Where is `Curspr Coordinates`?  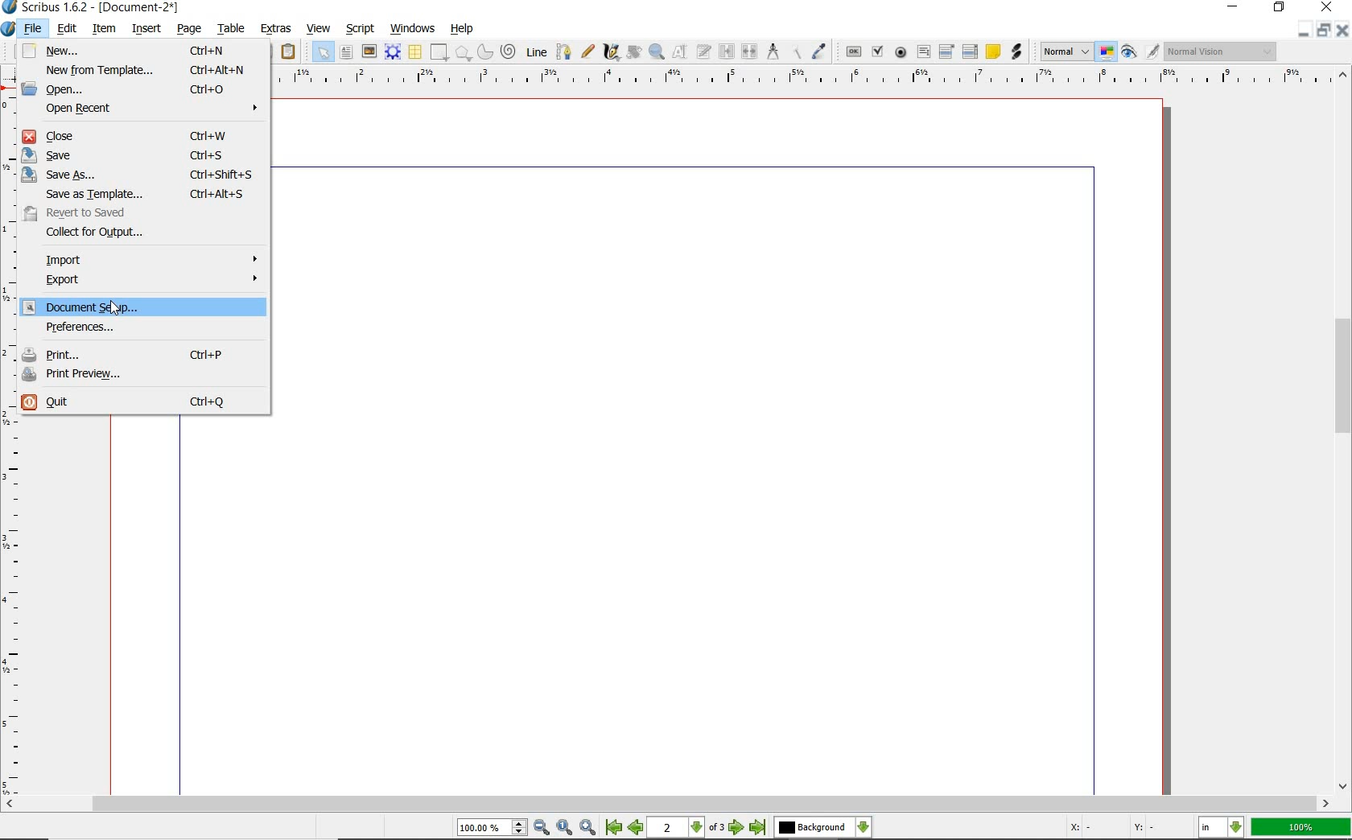
Curspr Coordinates is located at coordinates (1113, 829).